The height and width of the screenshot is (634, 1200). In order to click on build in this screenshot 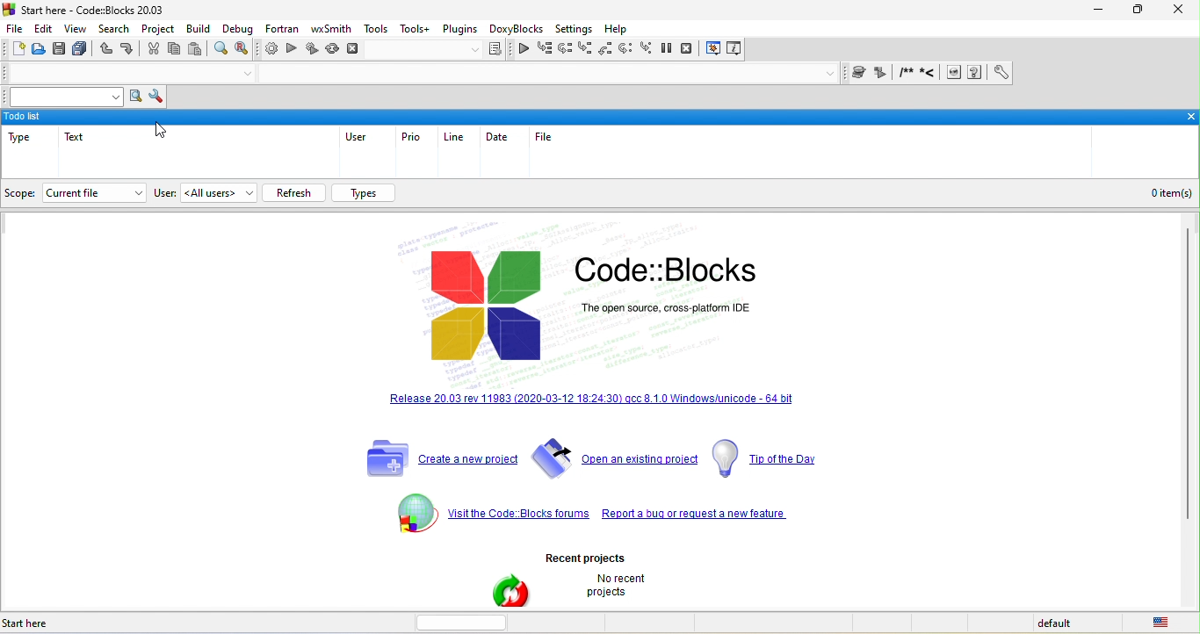, I will do `click(200, 31)`.